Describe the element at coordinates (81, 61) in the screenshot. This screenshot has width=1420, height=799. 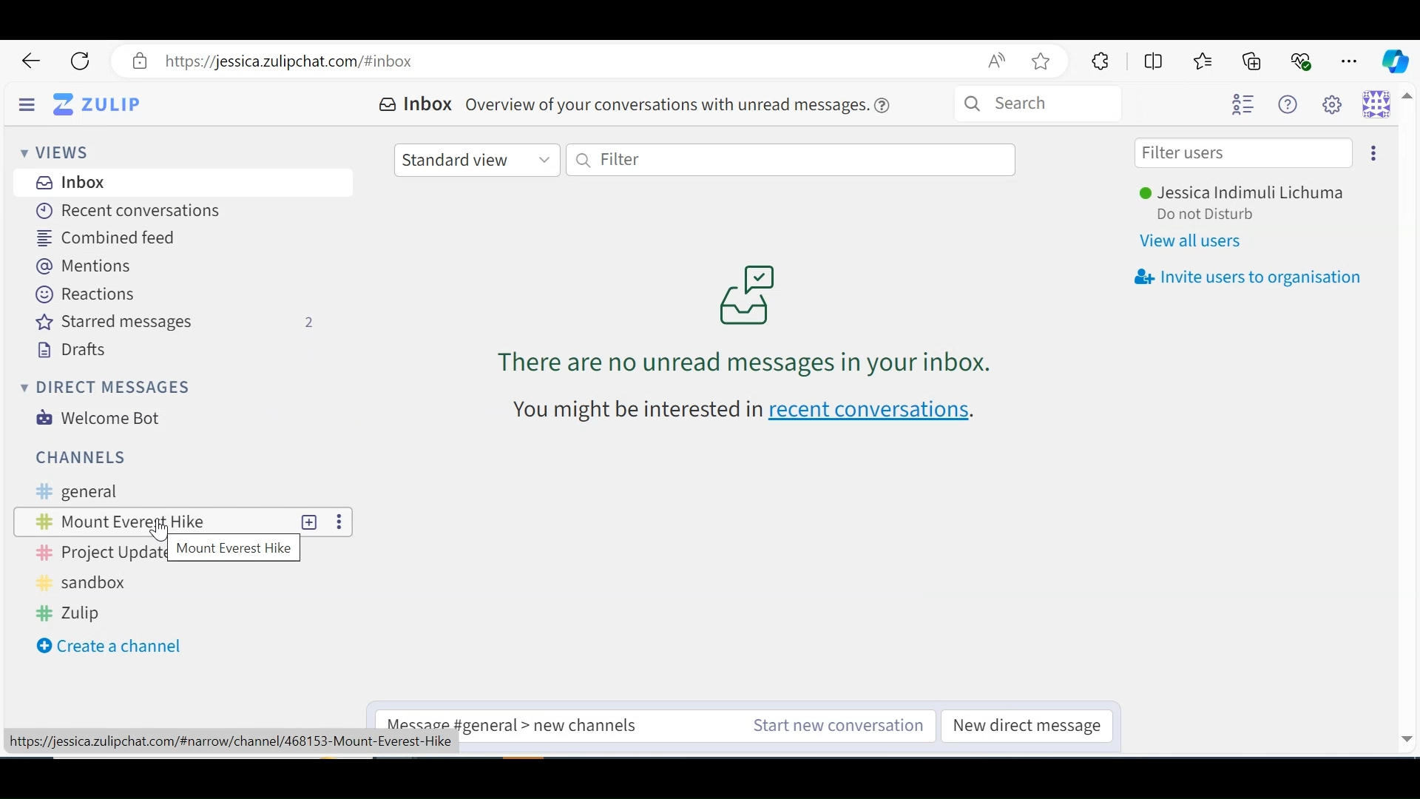
I see `Reload` at that location.